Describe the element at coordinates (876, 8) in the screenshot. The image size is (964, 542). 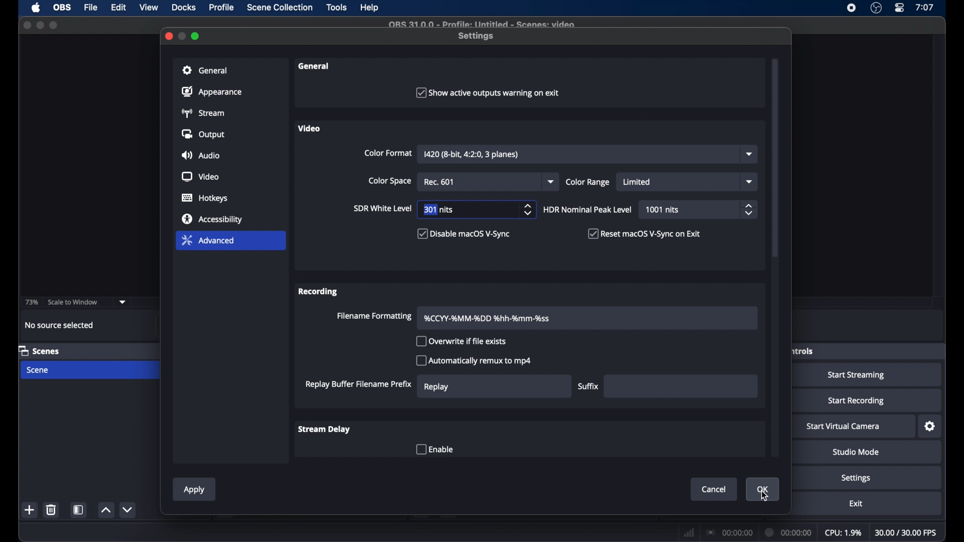
I see `obs studio` at that location.